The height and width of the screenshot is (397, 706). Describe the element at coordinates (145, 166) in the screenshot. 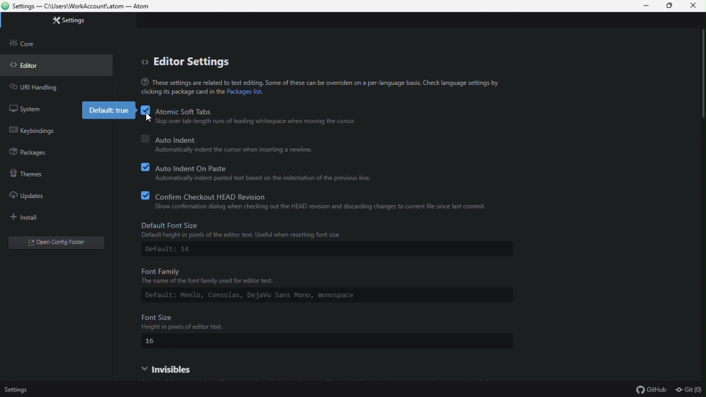

I see `on` at that location.